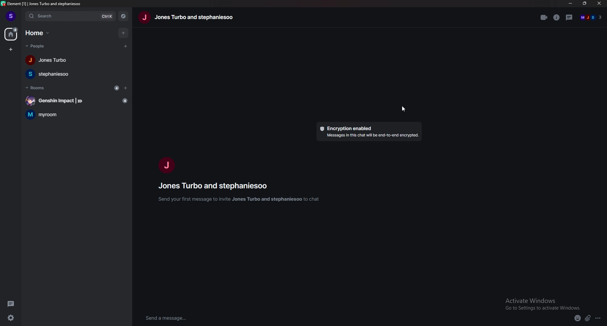 The image size is (607, 326). I want to click on ctrl k, so click(107, 17).